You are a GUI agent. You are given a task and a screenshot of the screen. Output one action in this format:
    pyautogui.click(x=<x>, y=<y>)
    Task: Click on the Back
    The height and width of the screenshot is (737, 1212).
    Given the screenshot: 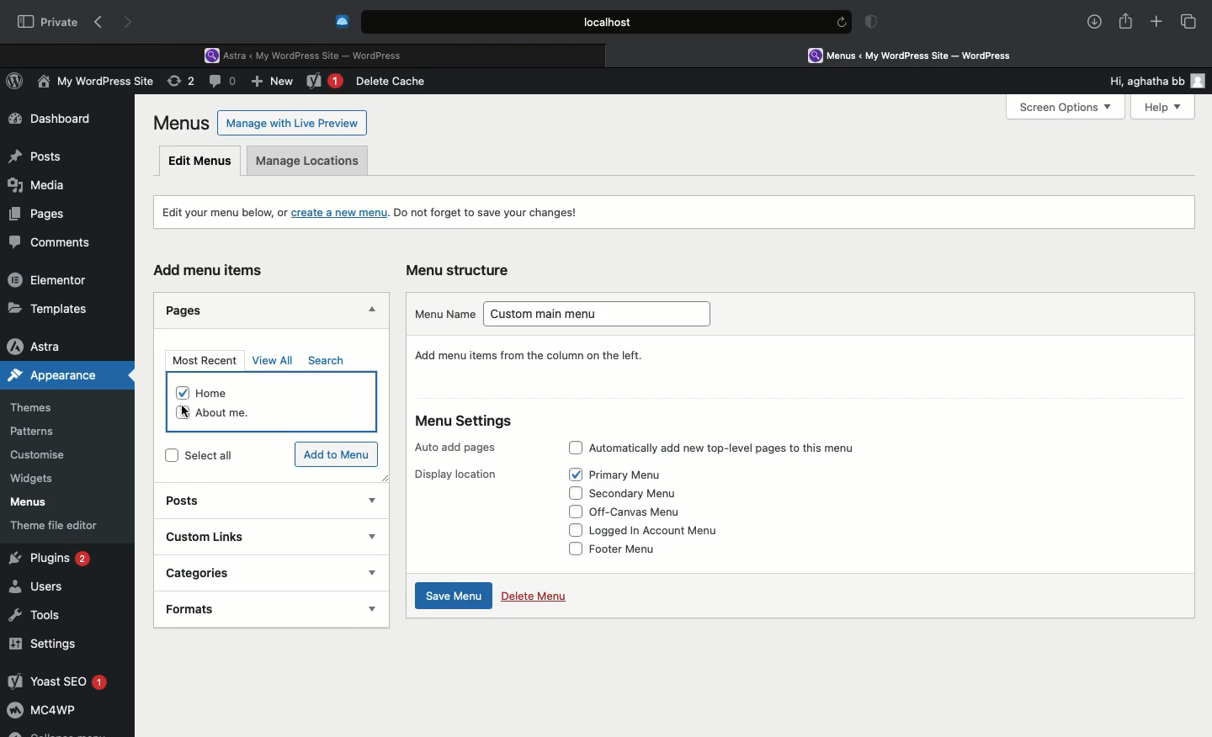 What is the action you would take?
    pyautogui.click(x=102, y=23)
    